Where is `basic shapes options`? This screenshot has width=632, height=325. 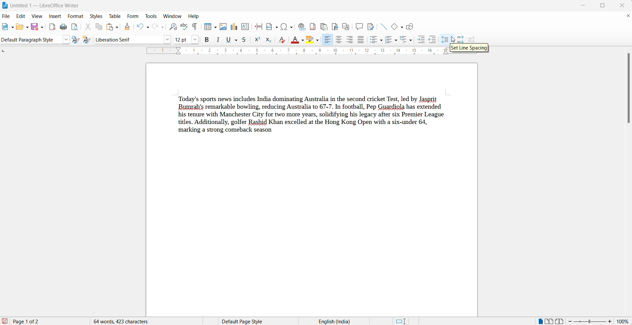 basic shapes options is located at coordinates (401, 27).